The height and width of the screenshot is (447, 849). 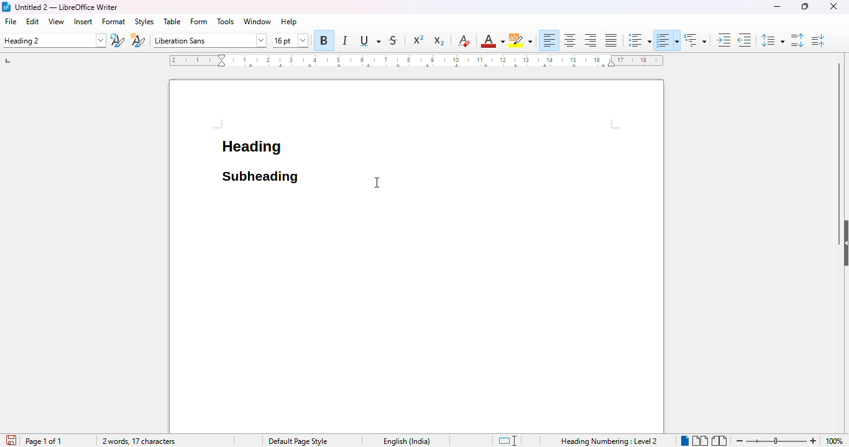 What do you see at coordinates (609, 441) in the screenshot?
I see `Heading Numbering Level 2` at bounding box center [609, 441].